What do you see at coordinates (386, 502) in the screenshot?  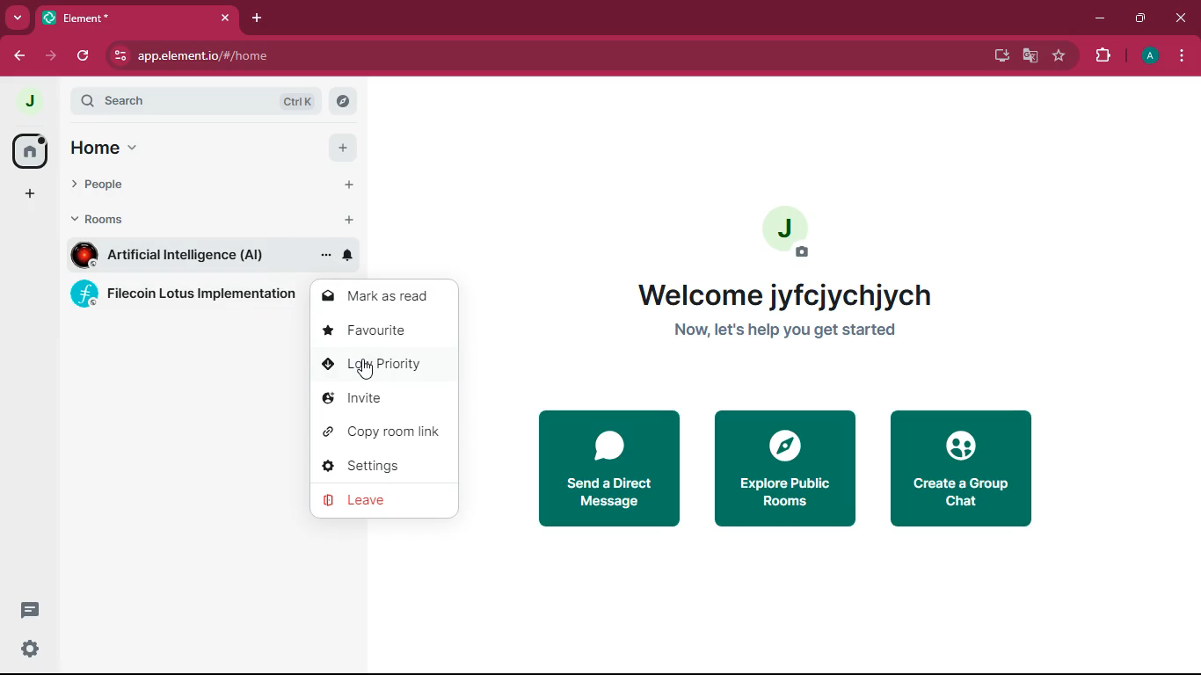 I see `leave` at bounding box center [386, 502].